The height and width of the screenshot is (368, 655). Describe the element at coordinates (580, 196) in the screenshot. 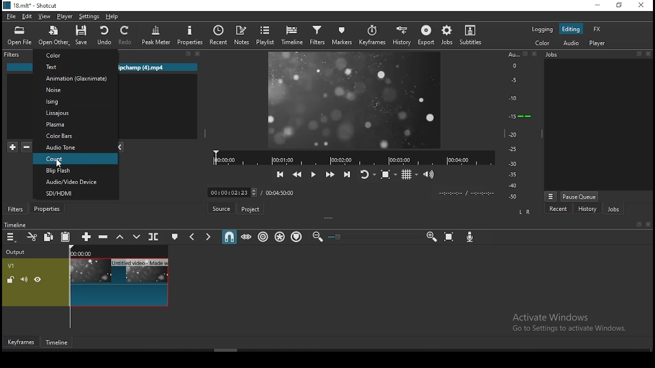

I see `pause queue` at that location.